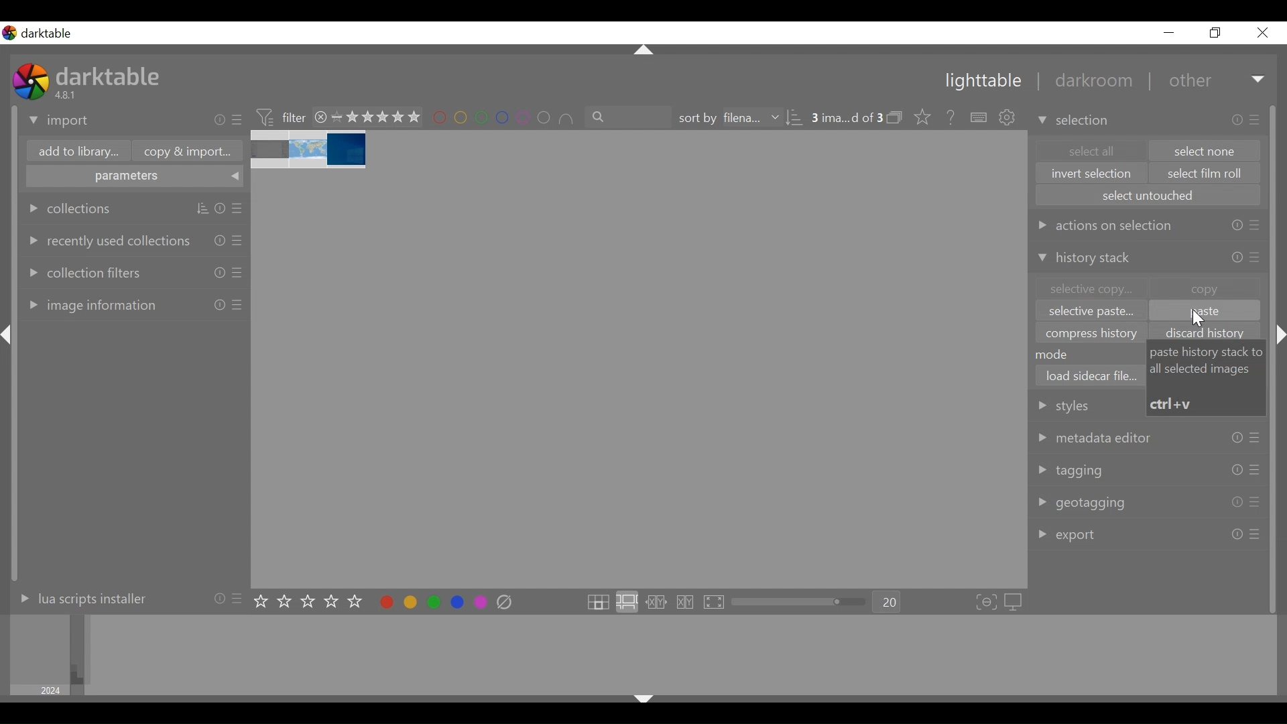  Describe the element at coordinates (220, 239) in the screenshot. I see `info` at that location.